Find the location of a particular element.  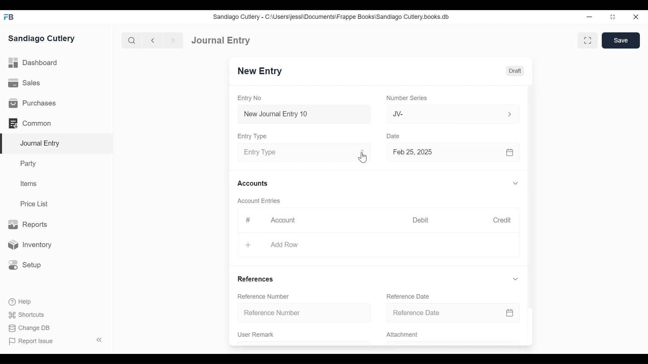

User Remark is located at coordinates (256, 335).